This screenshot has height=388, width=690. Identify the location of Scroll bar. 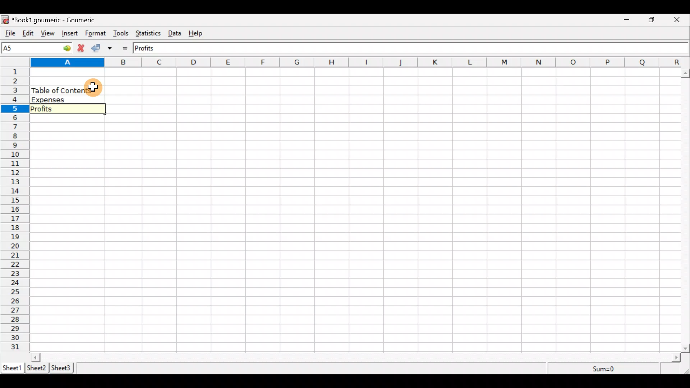
(686, 209).